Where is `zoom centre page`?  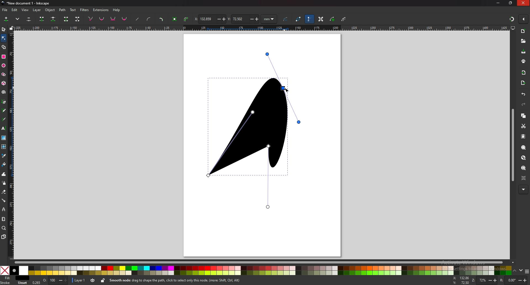
zoom centre page is located at coordinates (524, 178).